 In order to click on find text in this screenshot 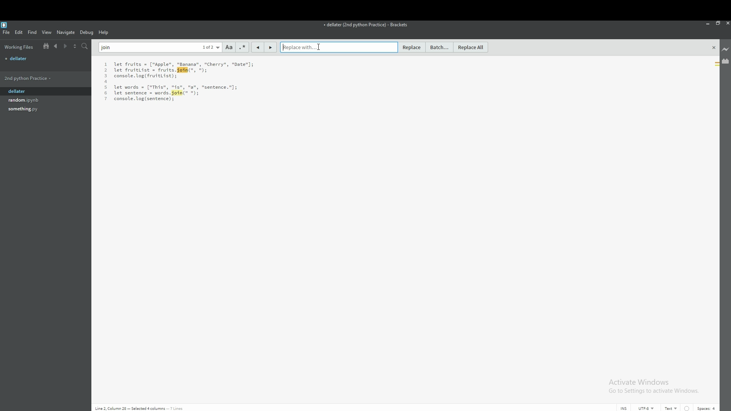, I will do `click(160, 47)`.